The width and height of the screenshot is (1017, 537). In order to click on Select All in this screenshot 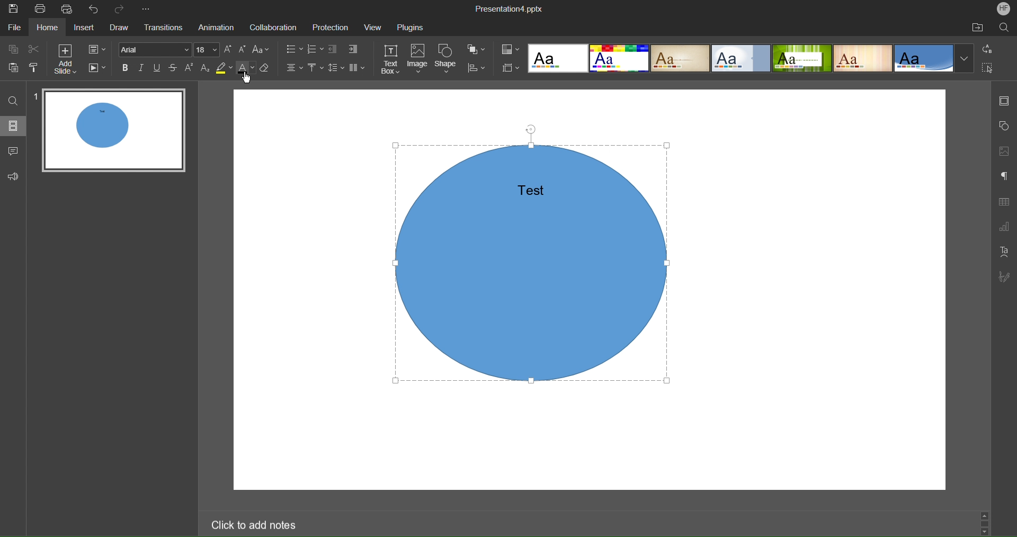, I will do `click(989, 67)`.